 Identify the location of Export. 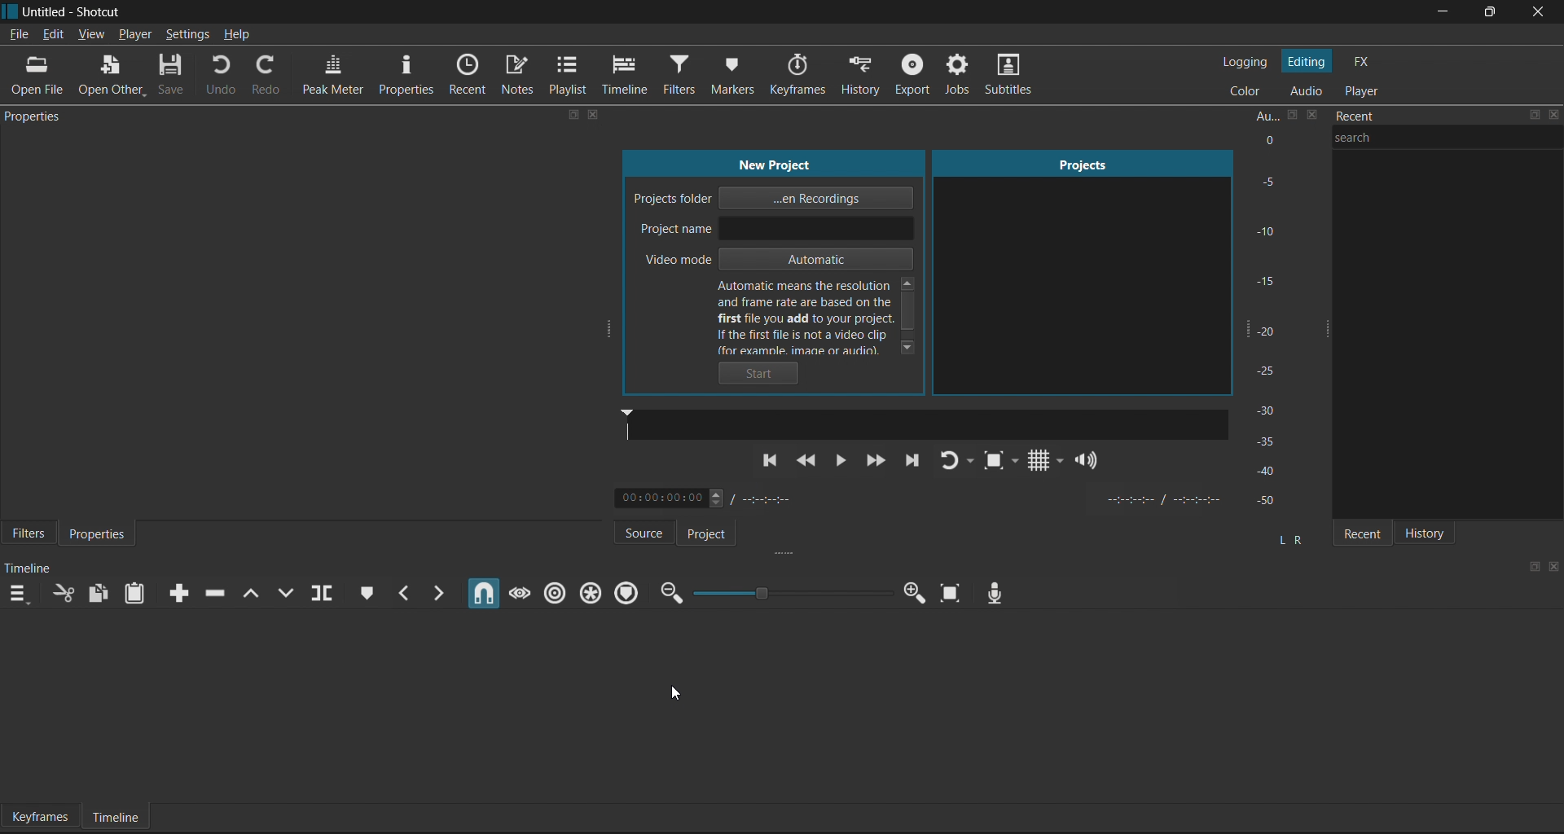
(914, 77).